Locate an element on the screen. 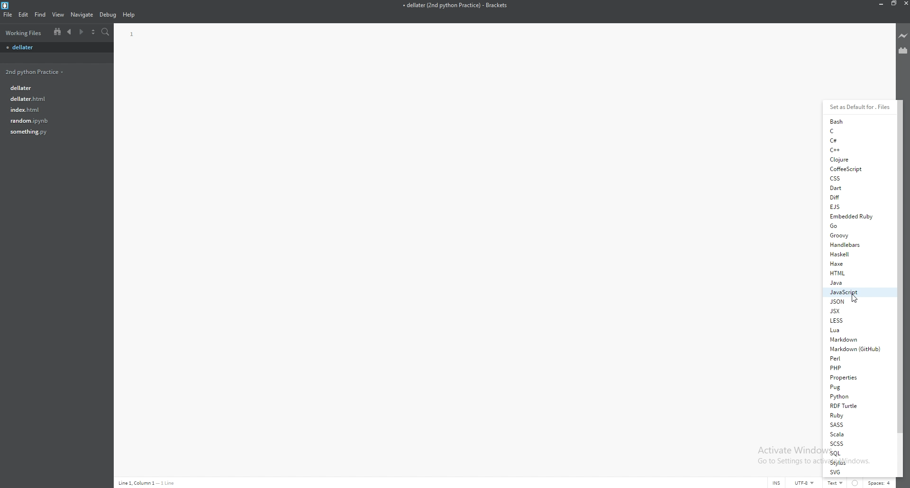 This screenshot has height=488, width=910. go is located at coordinates (856, 226).